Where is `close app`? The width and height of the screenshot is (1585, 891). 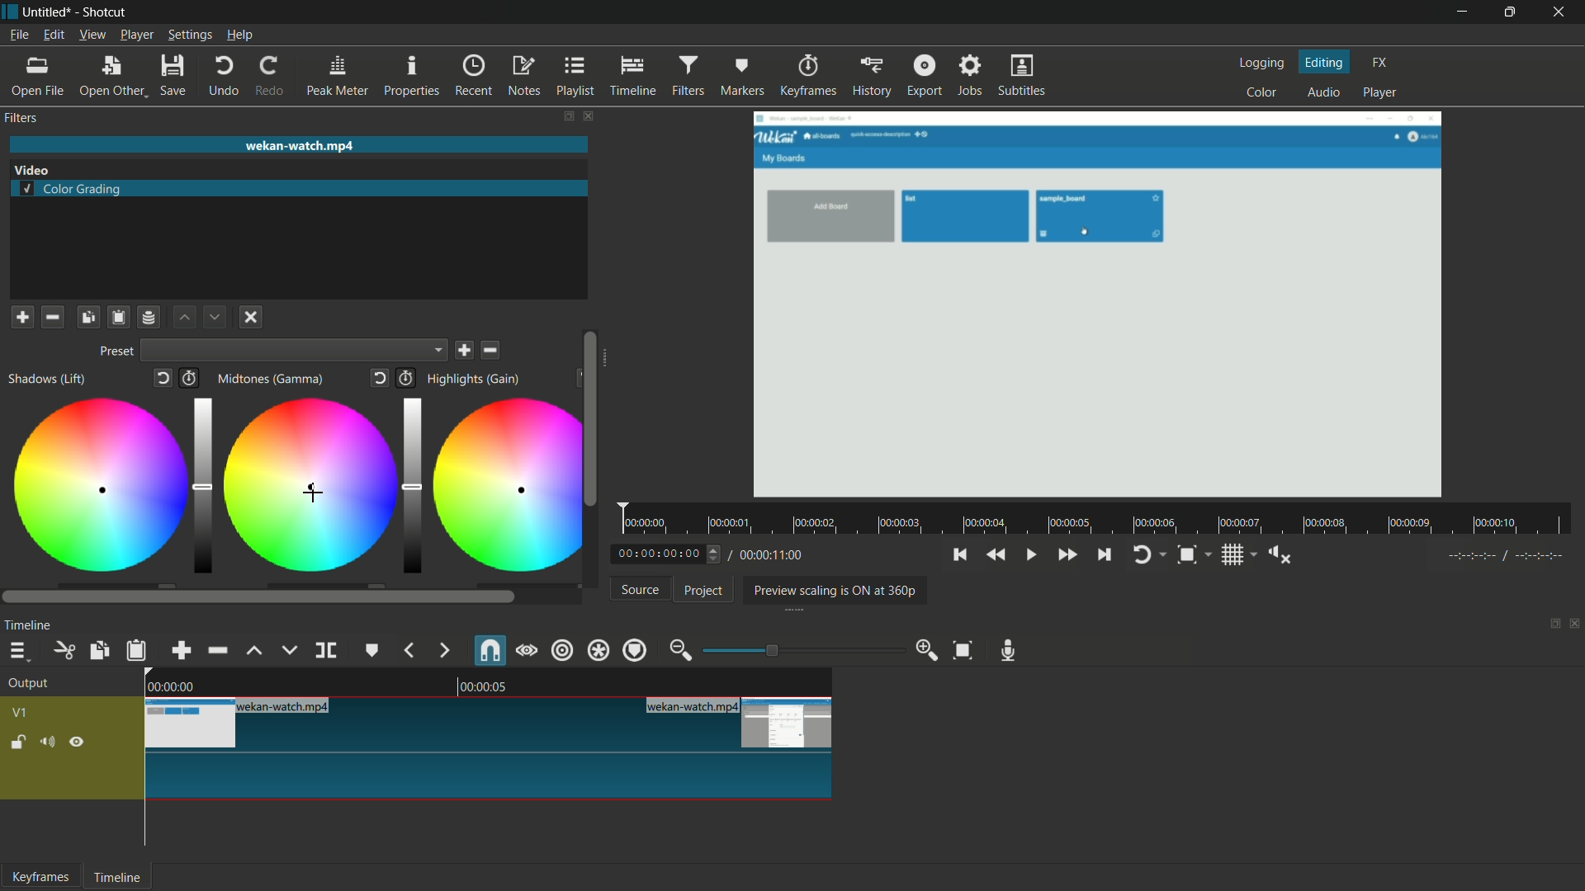 close app is located at coordinates (1562, 12).